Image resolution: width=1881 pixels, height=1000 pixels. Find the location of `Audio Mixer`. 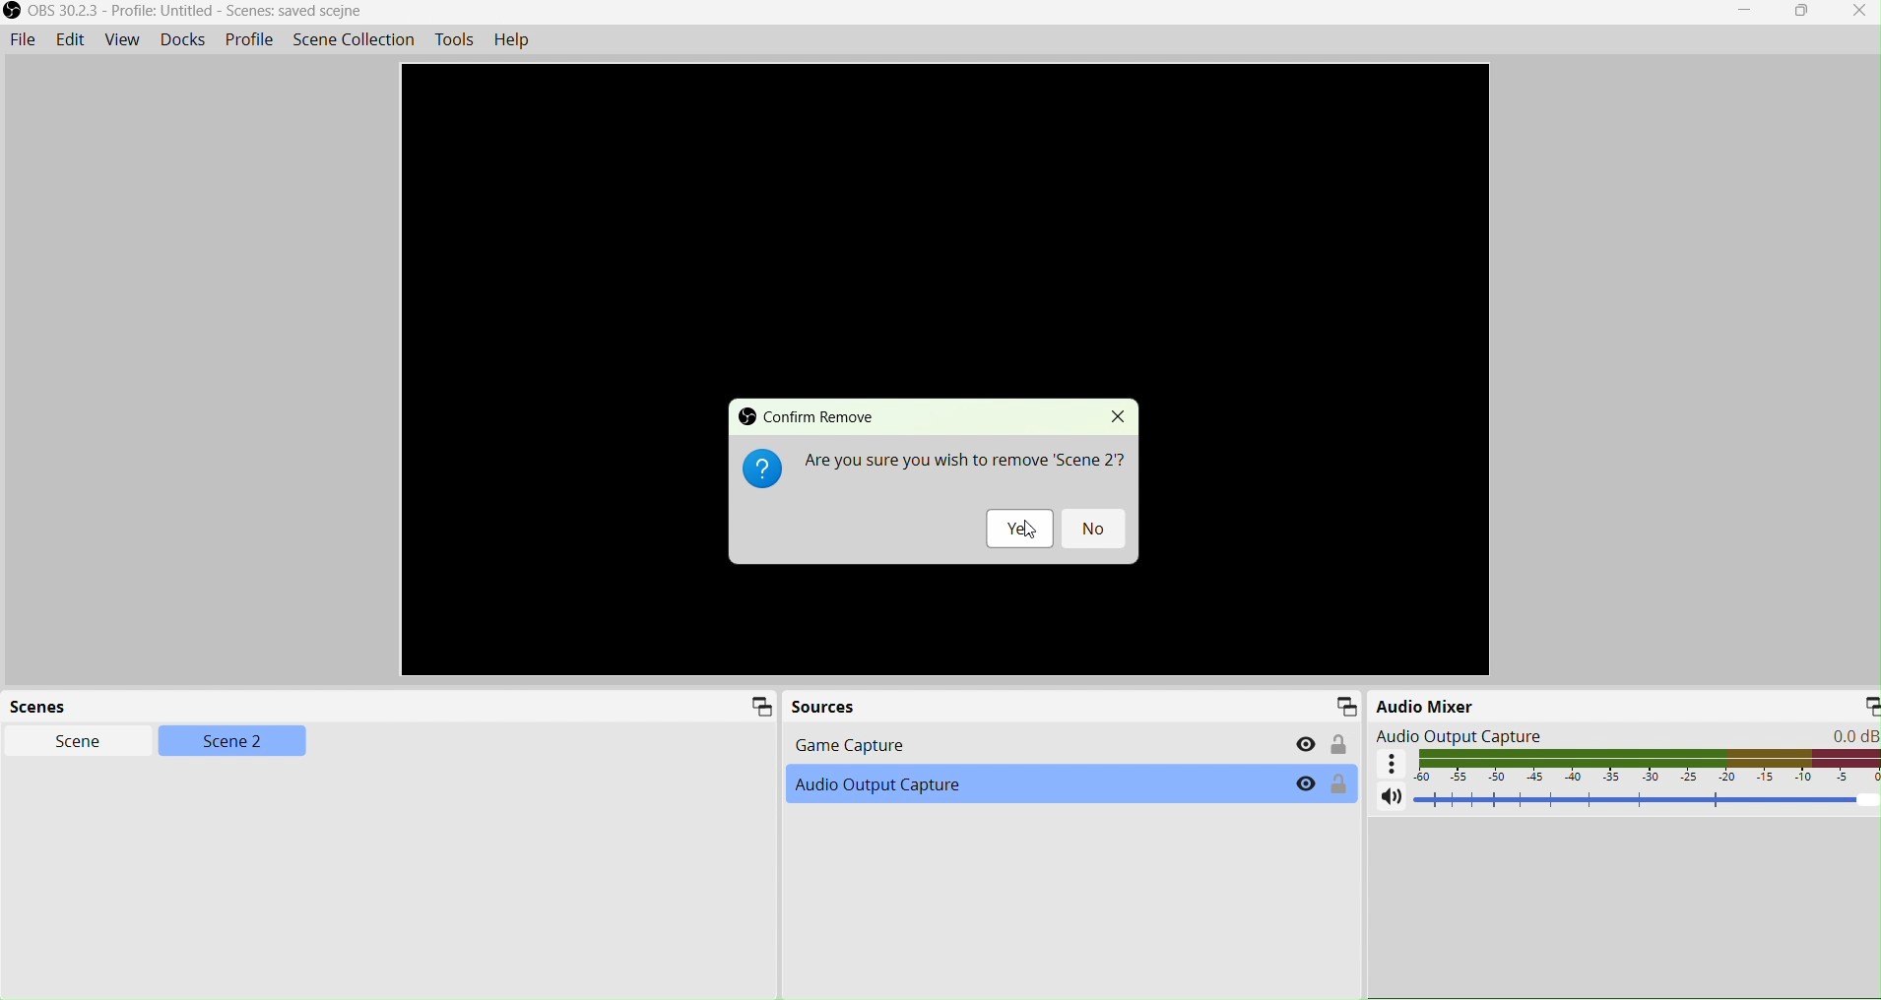

Audio Mixer is located at coordinates (1520, 705).